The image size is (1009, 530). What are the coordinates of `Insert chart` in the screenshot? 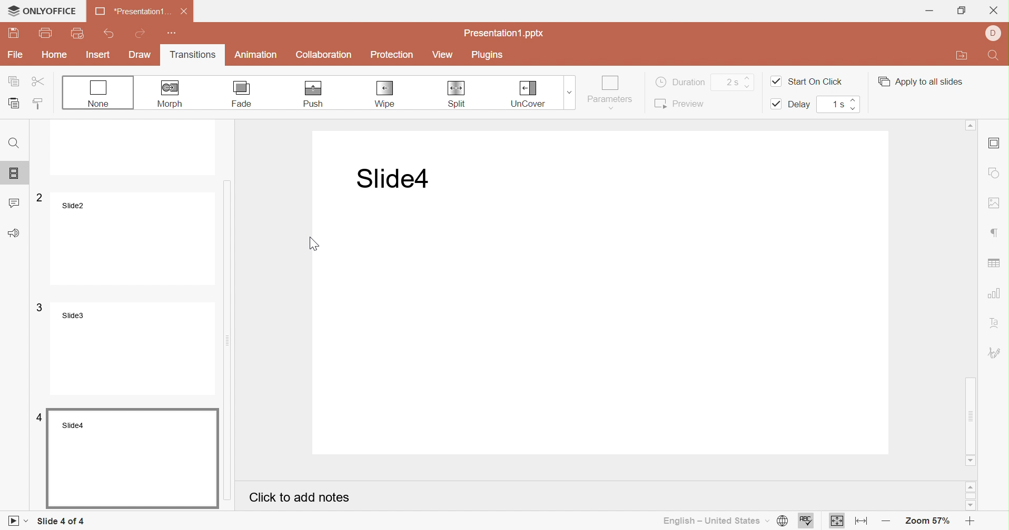 It's located at (996, 261).